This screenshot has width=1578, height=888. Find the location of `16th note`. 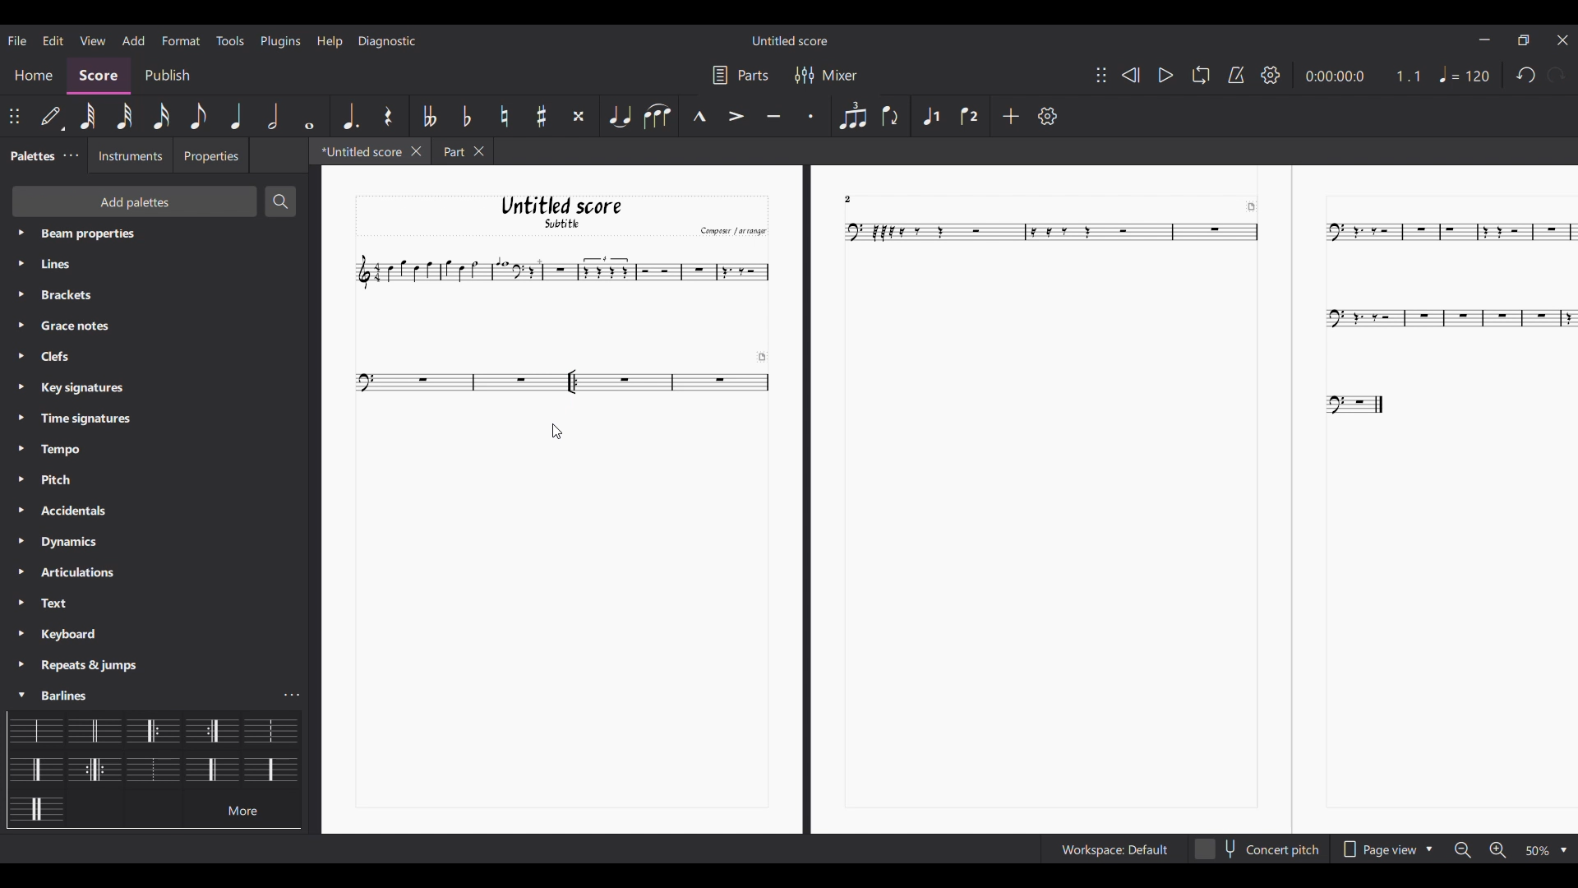

16th note is located at coordinates (161, 116).